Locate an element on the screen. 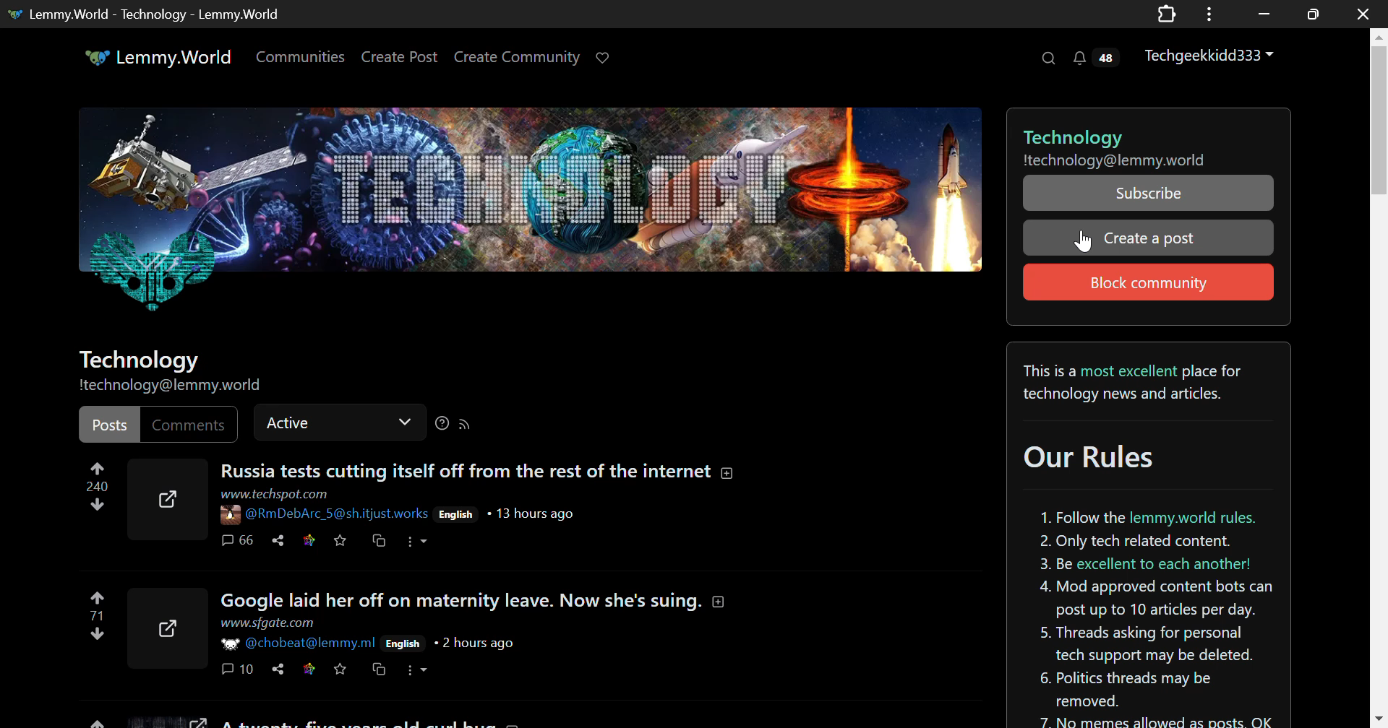 Image resolution: width=1388 pixels, height=728 pixels. @RmDebArc_5@sh.itjust.works is located at coordinates (326, 515).